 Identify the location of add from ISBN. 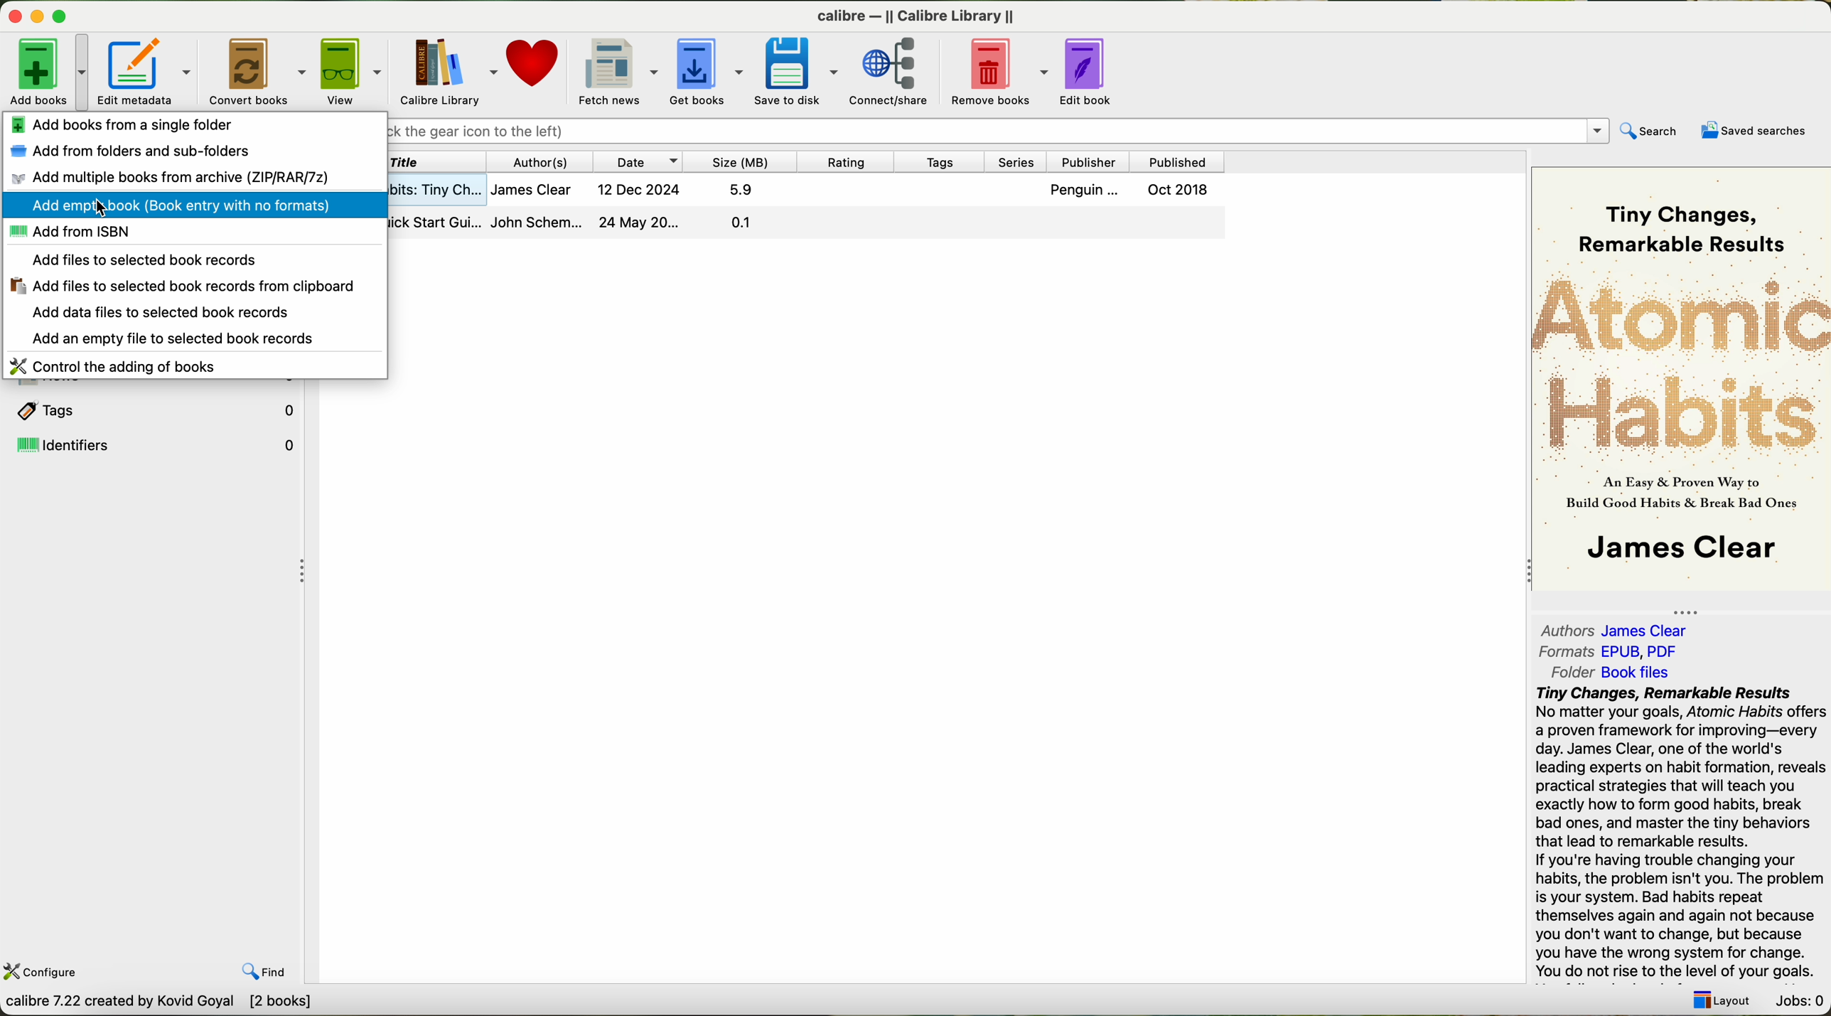
(68, 234).